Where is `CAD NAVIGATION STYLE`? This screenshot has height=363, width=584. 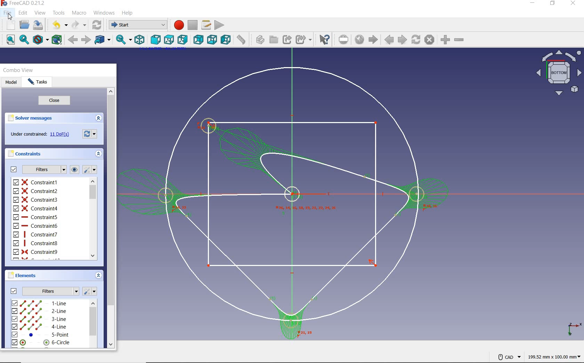
CAD NAVIGATION STYLE is located at coordinates (505, 356).